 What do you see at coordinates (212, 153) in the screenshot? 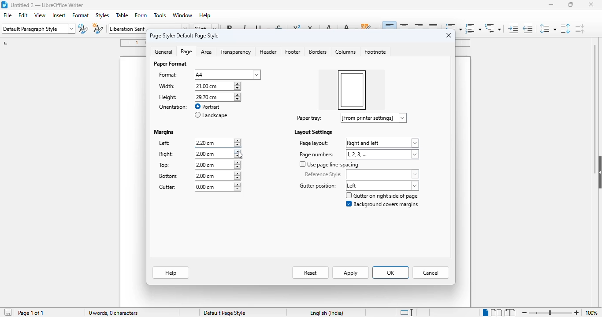
I see `right margin input box` at bounding box center [212, 153].